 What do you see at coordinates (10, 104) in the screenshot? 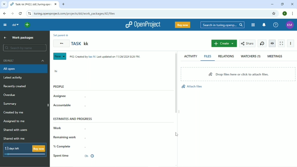
I see `Summary` at bounding box center [10, 104].